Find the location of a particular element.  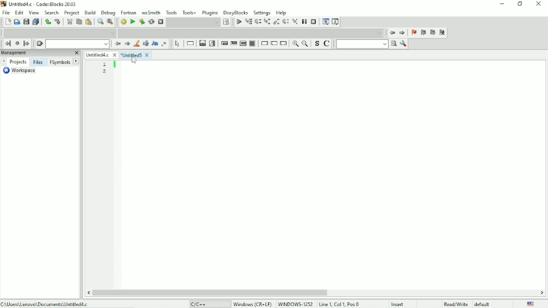

wxSmith is located at coordinates (151, 13).